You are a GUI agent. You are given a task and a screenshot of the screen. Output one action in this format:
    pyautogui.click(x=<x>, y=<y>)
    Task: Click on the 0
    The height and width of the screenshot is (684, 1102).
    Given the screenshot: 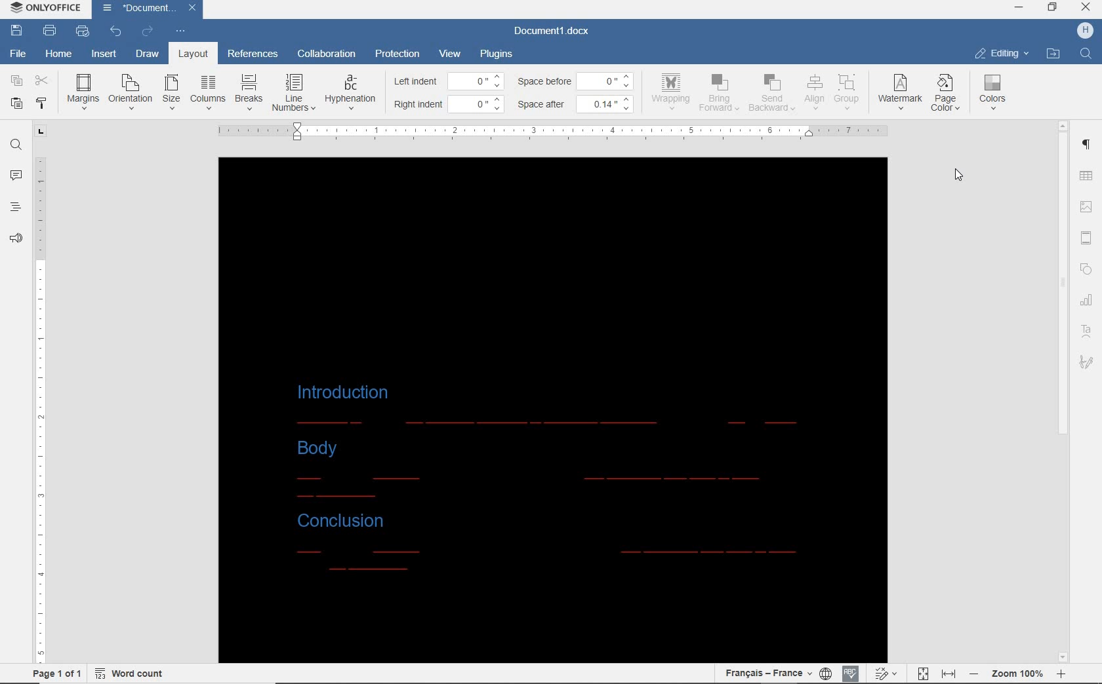 What is the action you would take?
    pyautogui.click(x=606, y=82)
    